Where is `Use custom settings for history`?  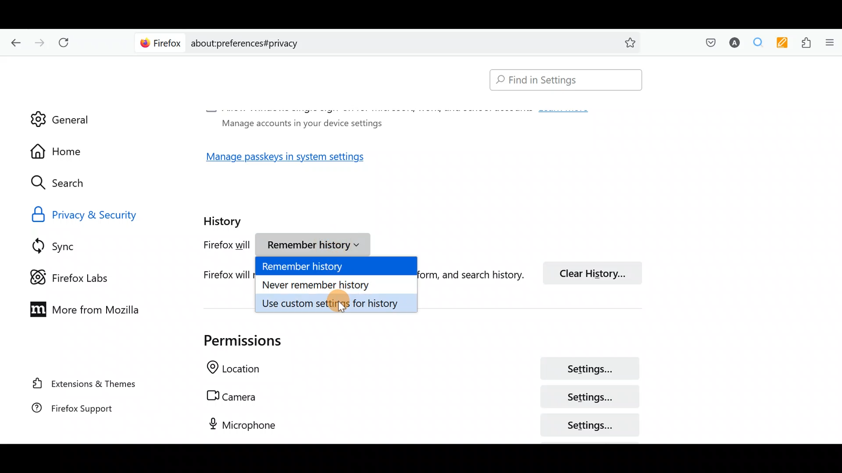
Use custom settings for history is located at coordinates (337, 302).